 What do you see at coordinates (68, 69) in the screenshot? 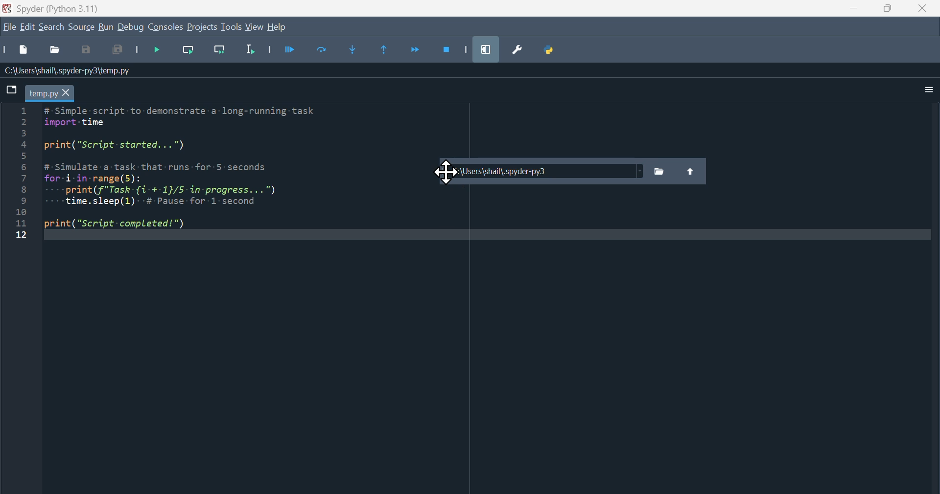
I see `Name of the file` at bounding box center [68, 69].